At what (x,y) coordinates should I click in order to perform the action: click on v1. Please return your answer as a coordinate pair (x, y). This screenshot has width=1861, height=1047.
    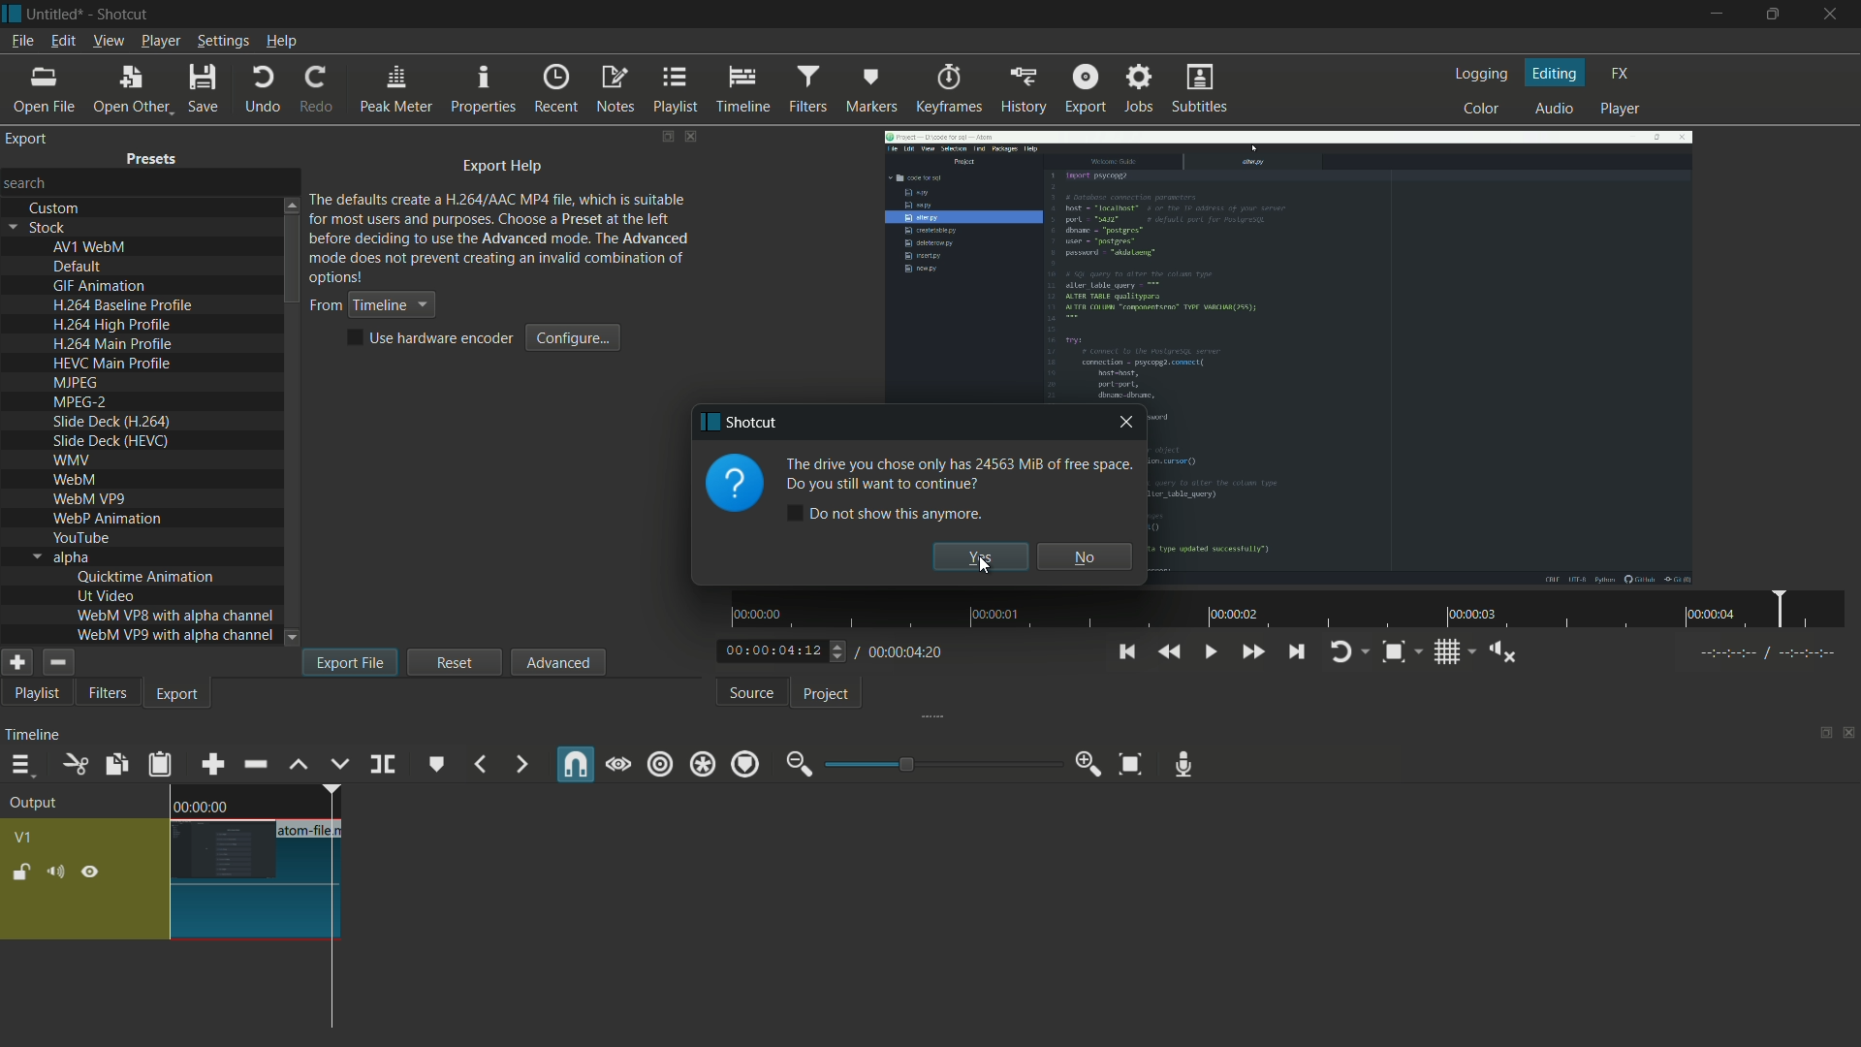
    Looking at the image, I should click on (21, 837).